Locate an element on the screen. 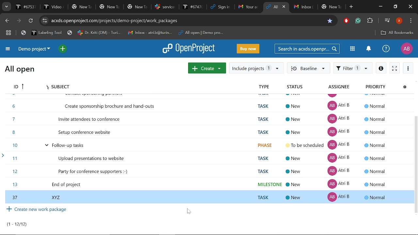 The height and width of the screenshot is (235, 418). subject is located at coordinates (60, 86).